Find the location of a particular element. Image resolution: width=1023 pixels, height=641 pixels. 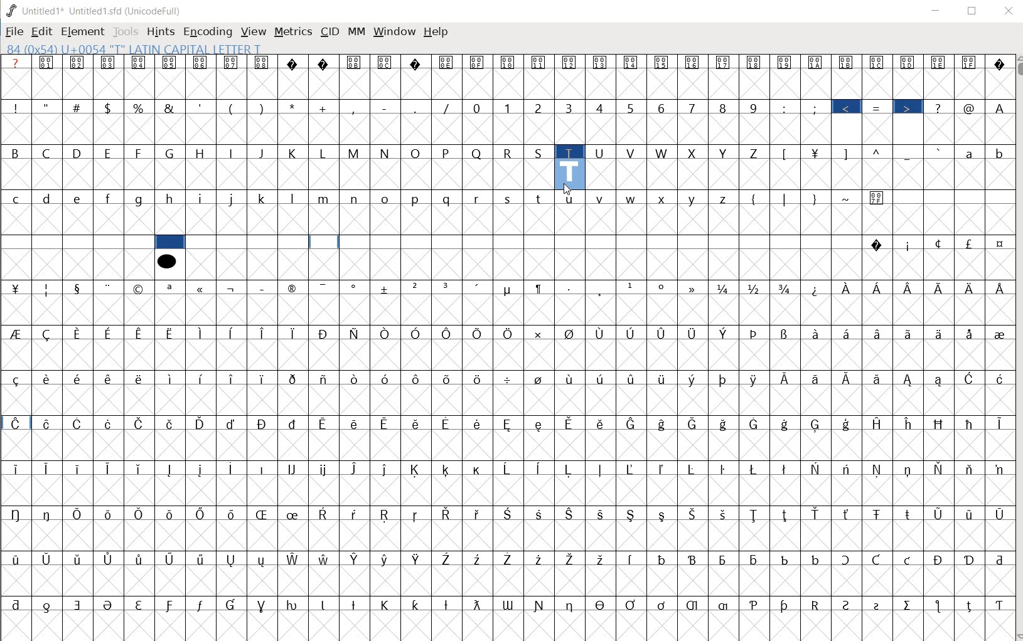

Symbol is located at coordinates (233, 467).